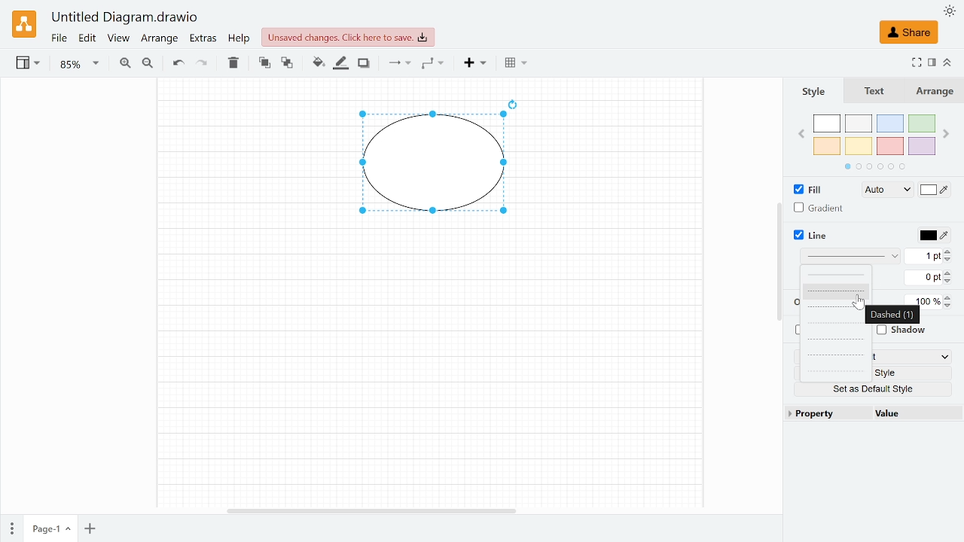  What do you see at coordinates (836, 372) in the screenshot?
I see `dotted  3` at bounding box center [836, 372].